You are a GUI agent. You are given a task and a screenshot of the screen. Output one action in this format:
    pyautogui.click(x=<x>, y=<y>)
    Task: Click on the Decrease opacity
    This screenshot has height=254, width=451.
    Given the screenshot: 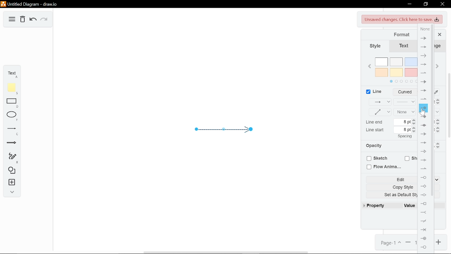 What is the action you would take?
    pyautogui.click(x=439, y=147)
    